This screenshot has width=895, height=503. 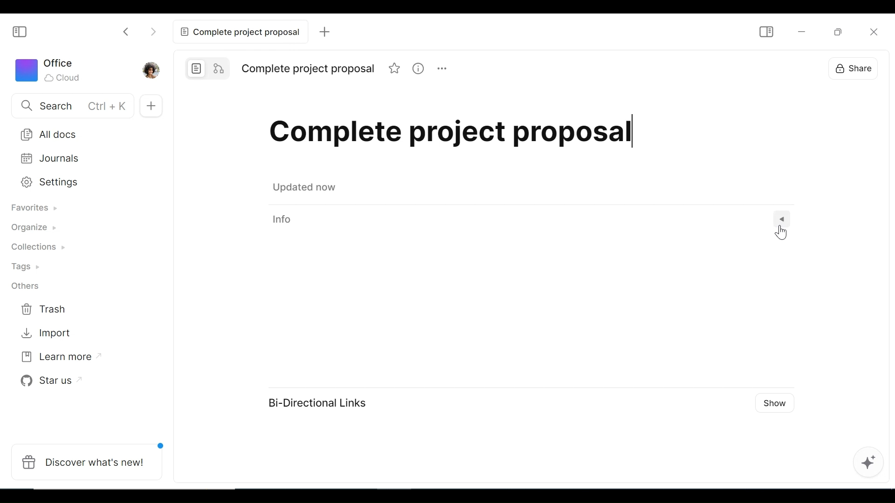 What do you see at coordinates (44, 334) in the screenshot?
I see `Import` at bounding box center [44, 334].